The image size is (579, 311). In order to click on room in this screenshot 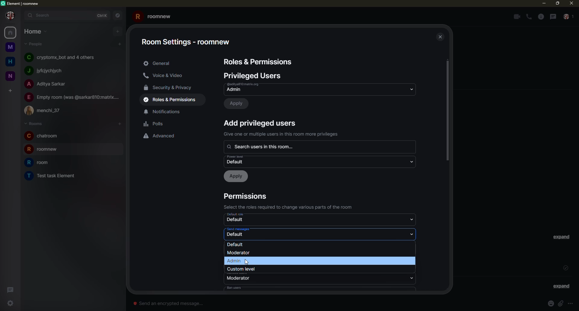, I will do `click(40, 162)`.